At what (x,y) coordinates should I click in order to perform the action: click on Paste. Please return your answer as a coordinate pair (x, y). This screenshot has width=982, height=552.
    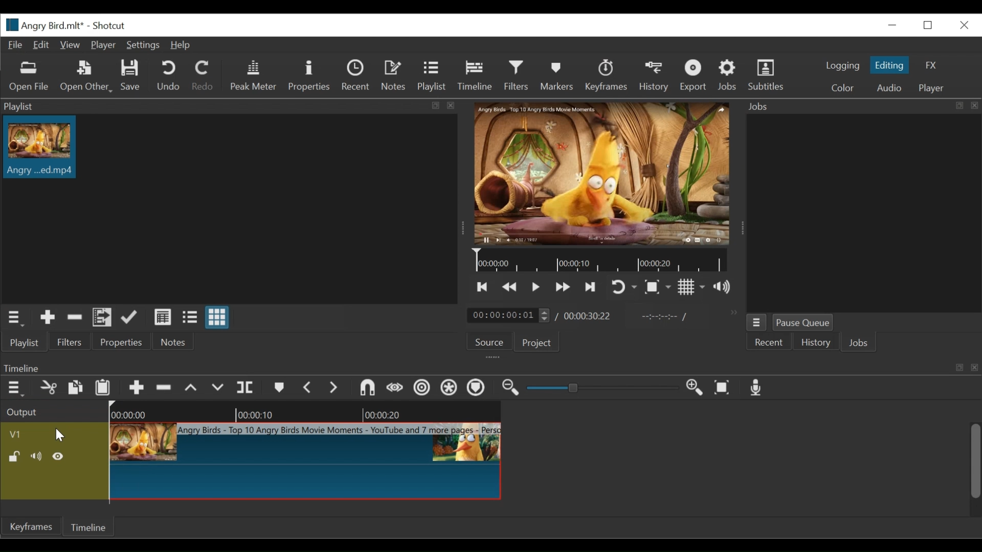
    Looking at the image, I should click on (105, 389).